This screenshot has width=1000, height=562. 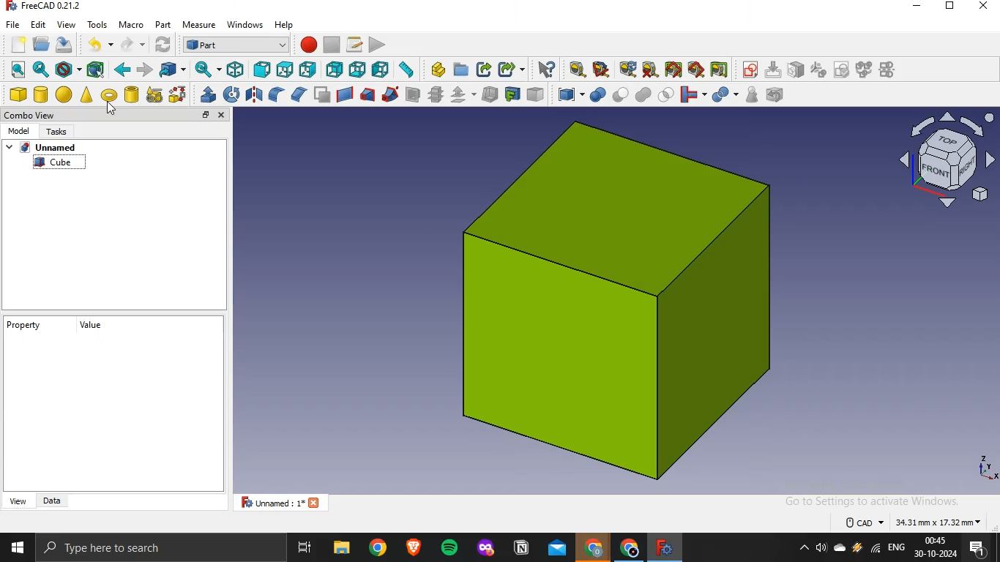 I want to click on create tube, so click(x=130, y=94).